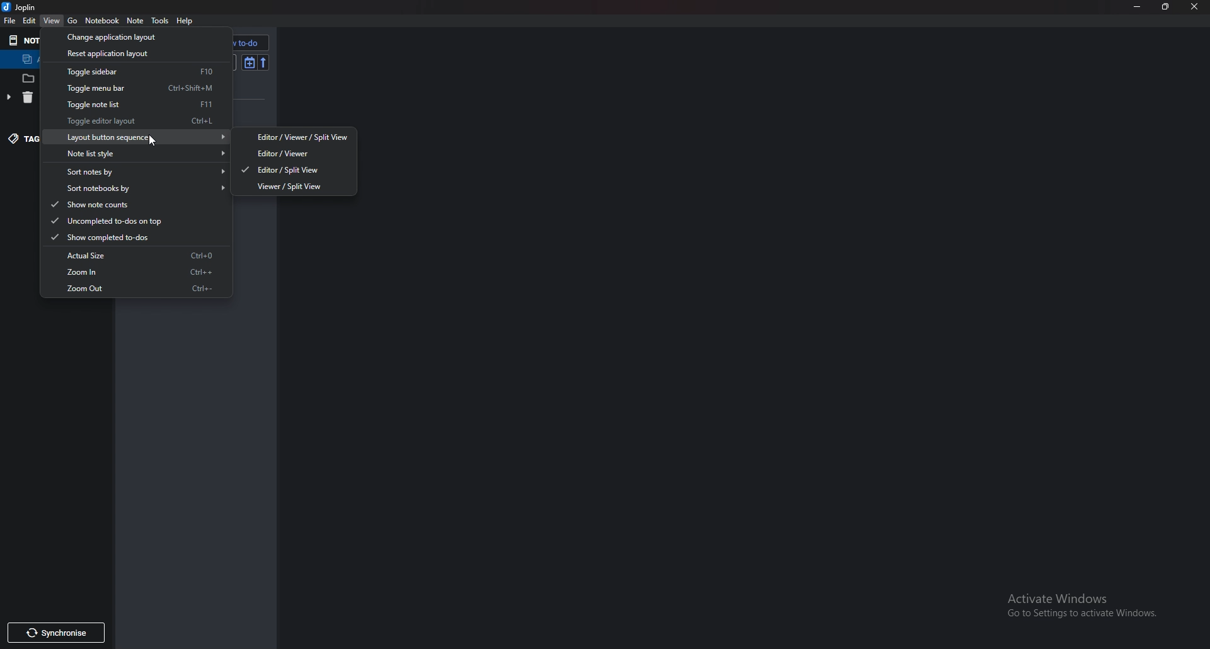 The image size is (1210, 649). Describe the element at coordinates (295, 185) in the screenshot. I see `Viewer/ Splitview` at that location.